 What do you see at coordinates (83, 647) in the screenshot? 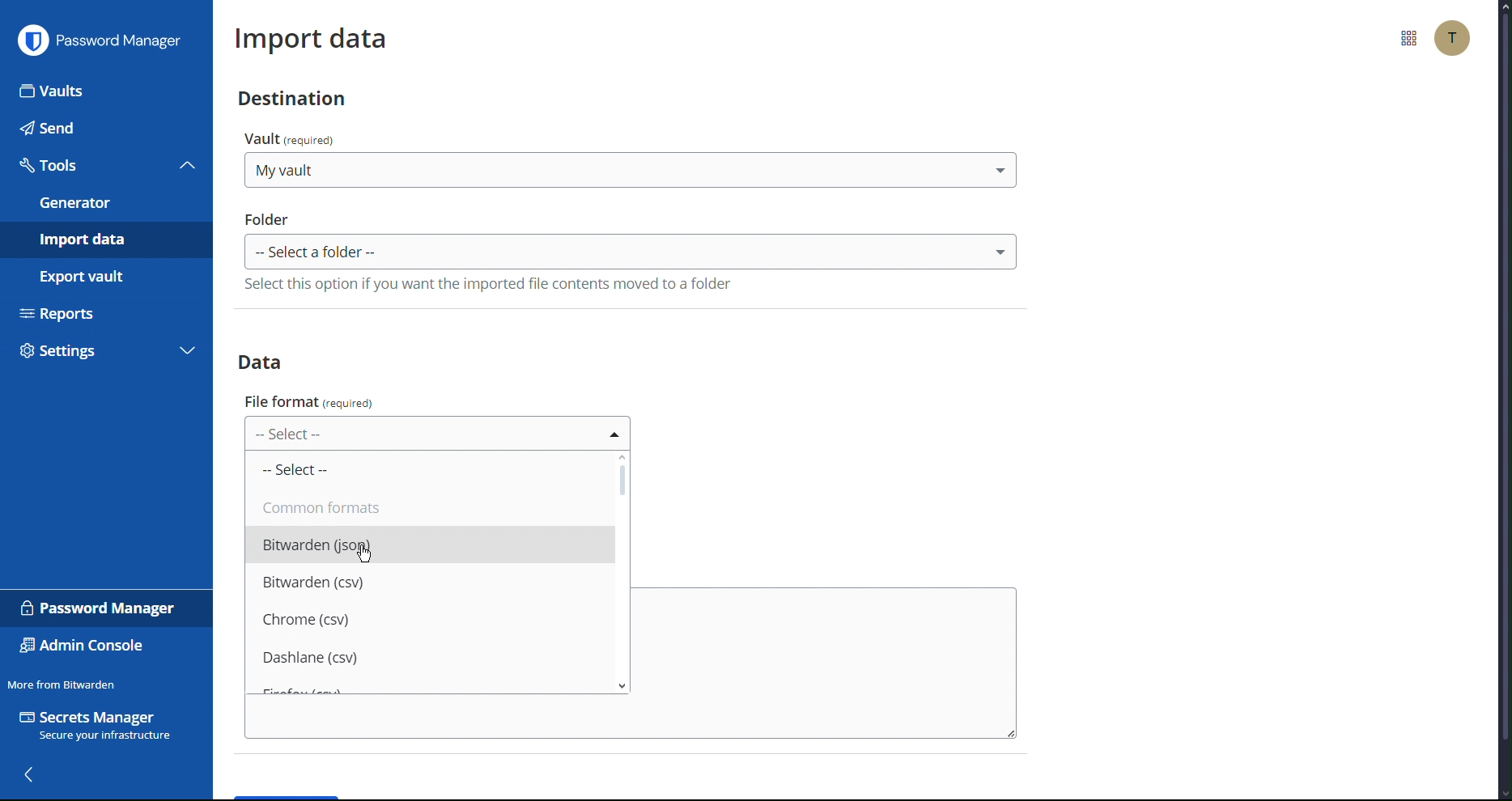
I see `Admin Console` at bounding box center [83, 647].